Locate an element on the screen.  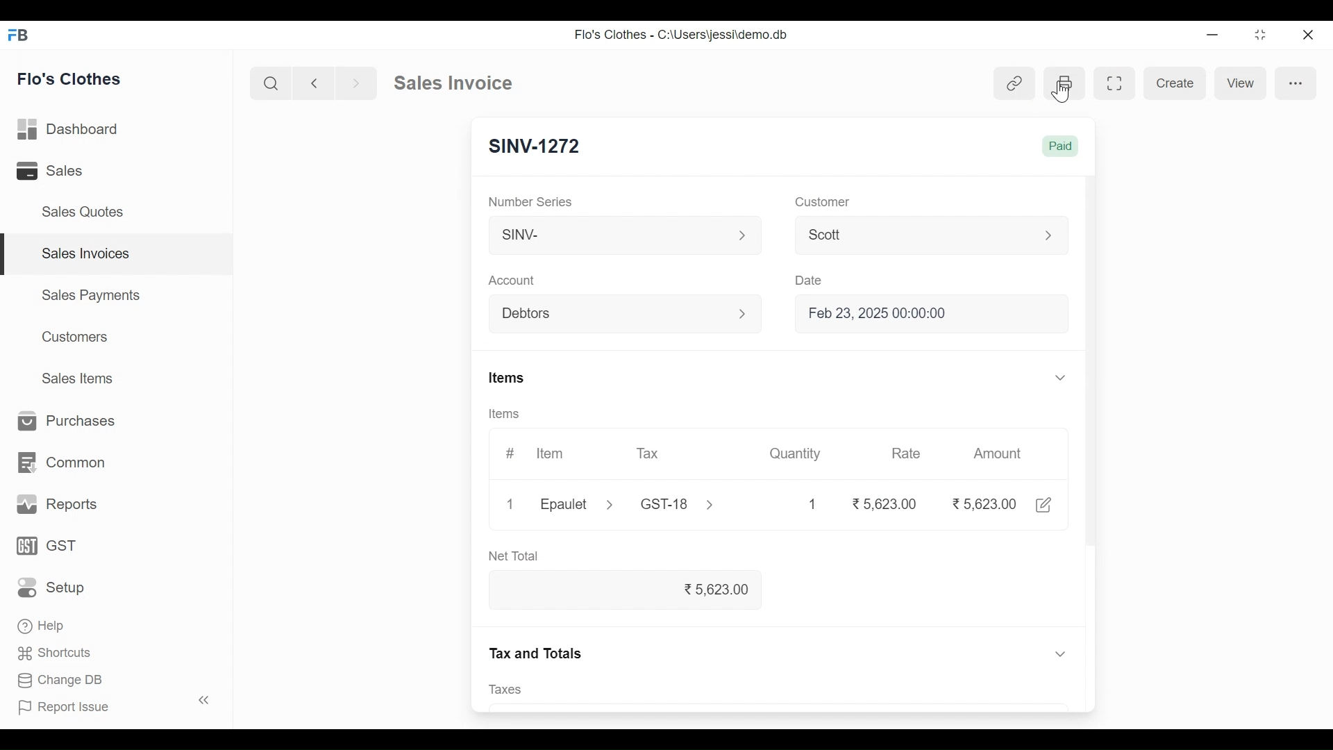
1 is located at coordinates (509, 504).